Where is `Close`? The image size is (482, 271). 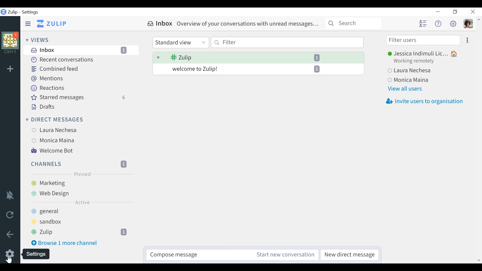
Close is located at coordinates (472, 12).